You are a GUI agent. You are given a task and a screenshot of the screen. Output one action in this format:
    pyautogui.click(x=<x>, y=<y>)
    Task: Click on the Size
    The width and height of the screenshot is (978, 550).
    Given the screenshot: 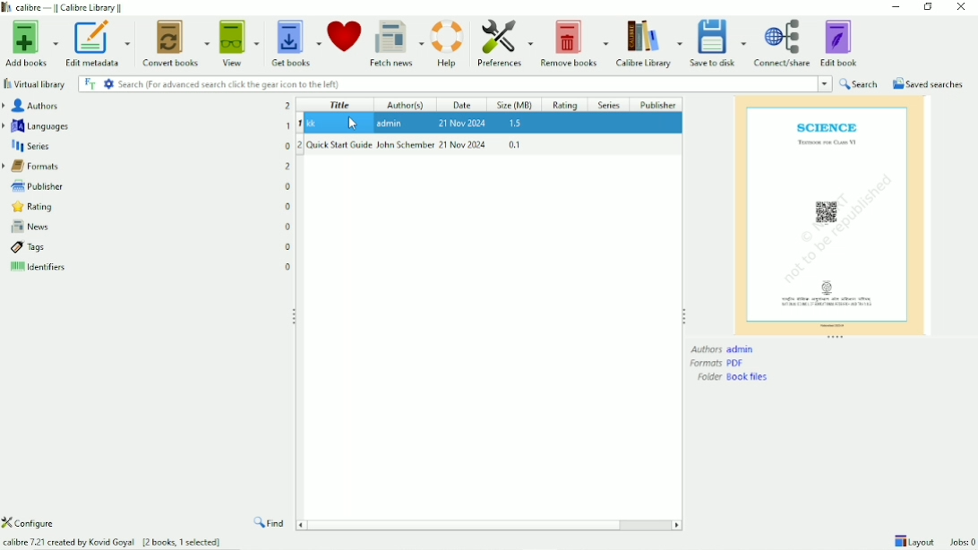 What is the action you would take?
    pyautogui.click(x=517, y=105)
    